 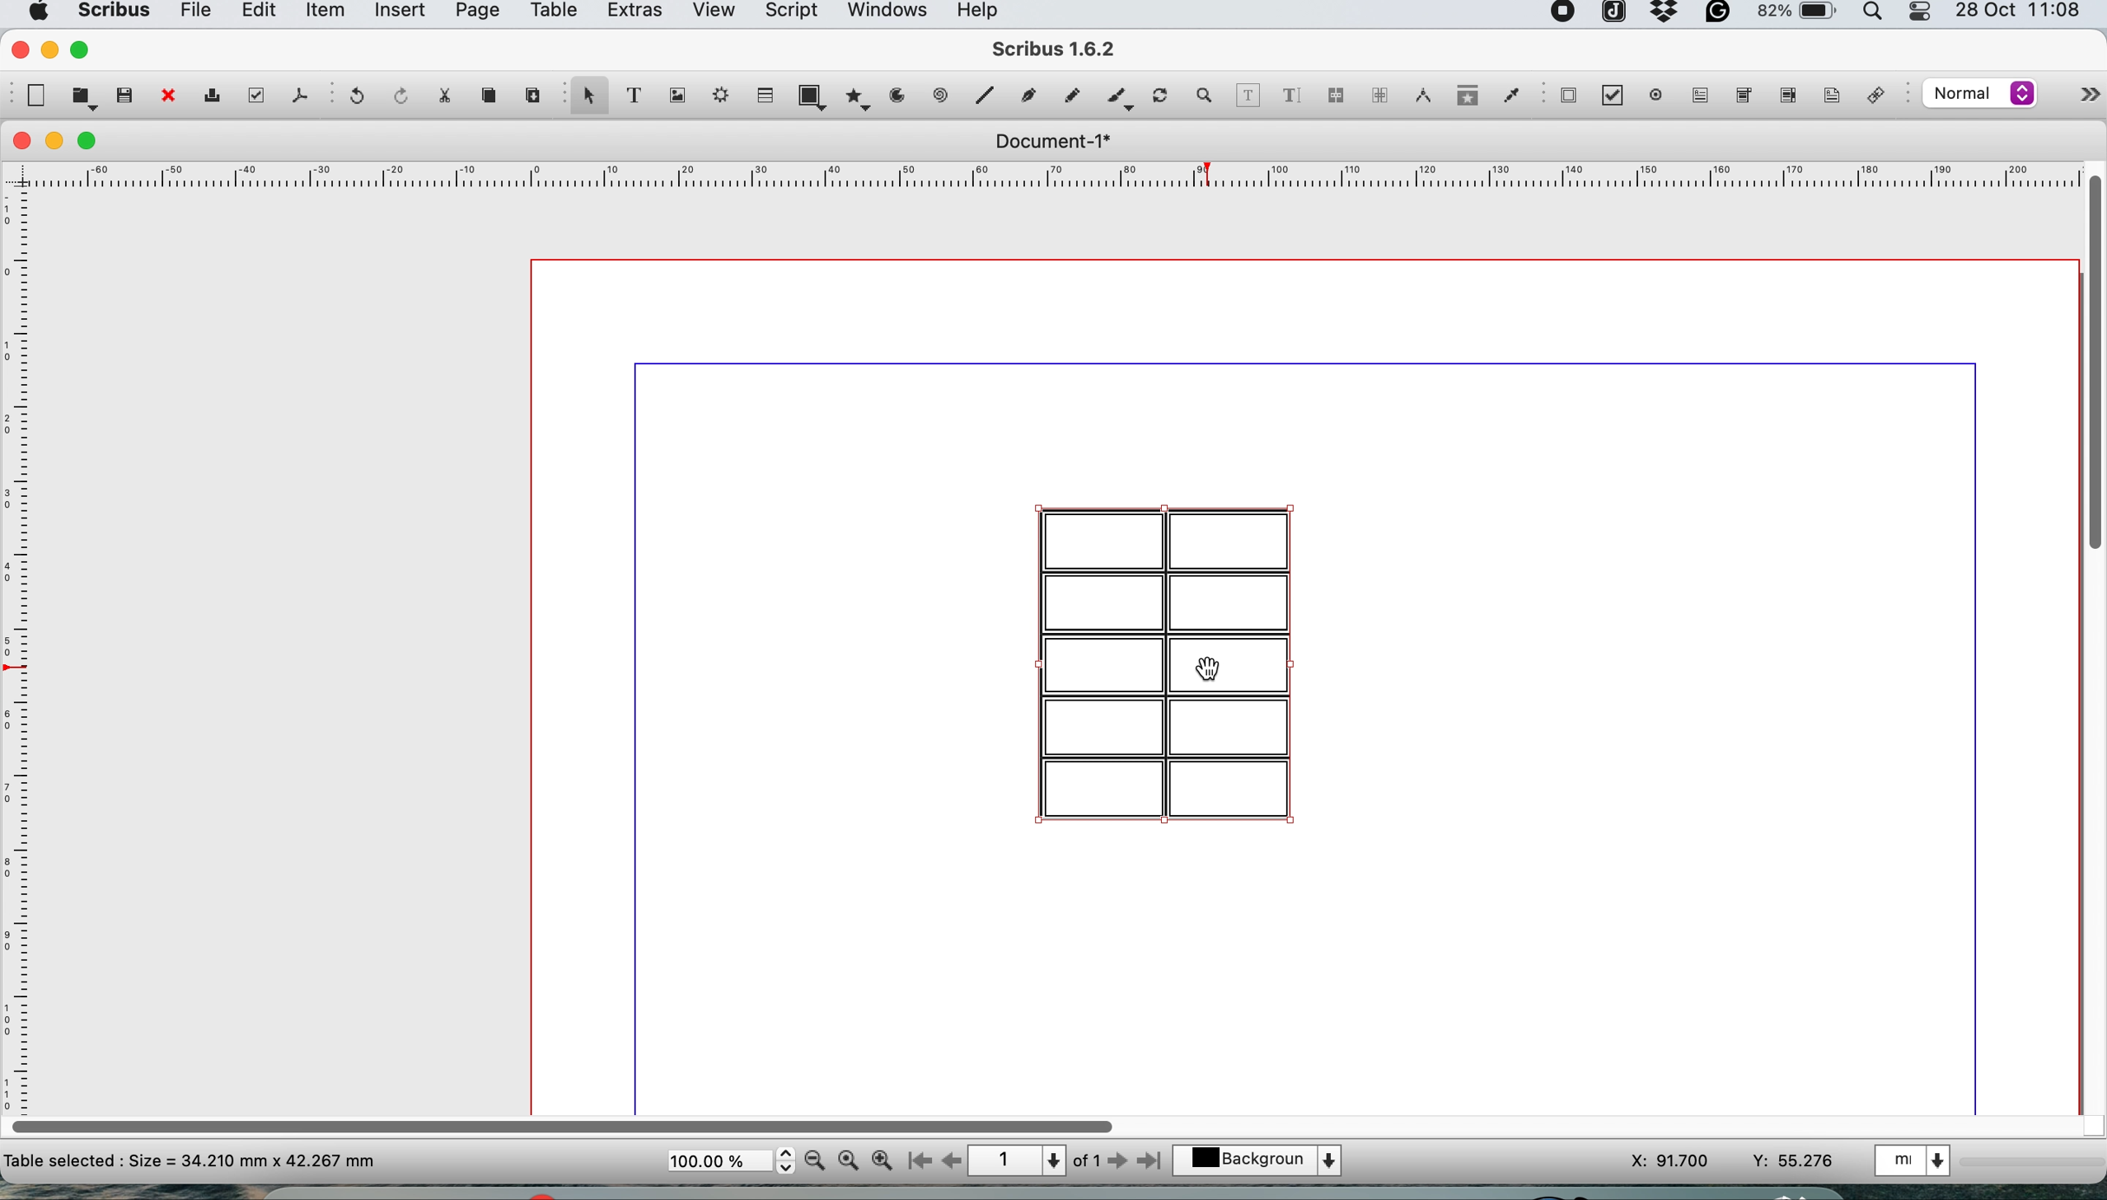 I want to click on shape, so click(x=816, y=96).